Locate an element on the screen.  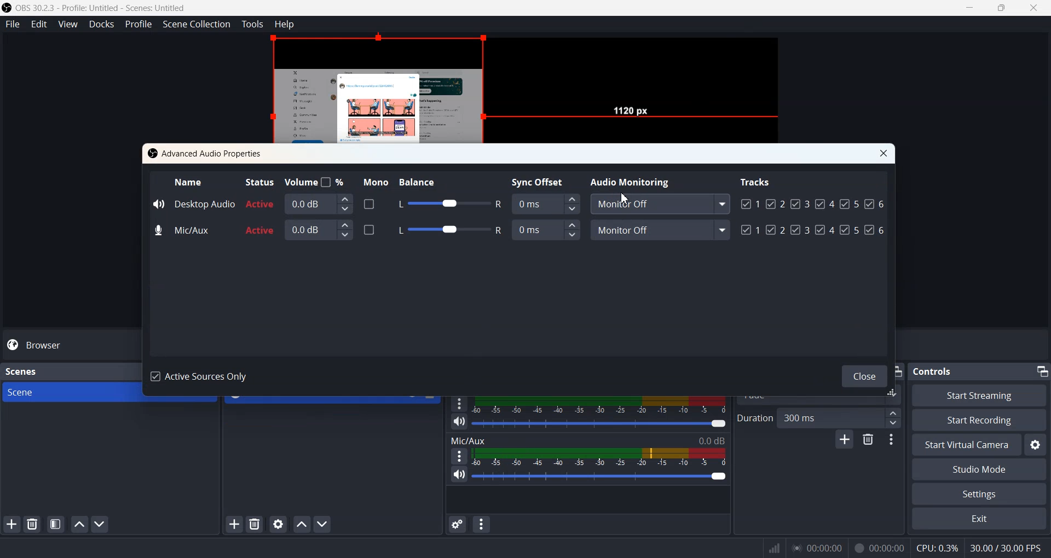
0.0 dB is located at coordinates (318, 204).